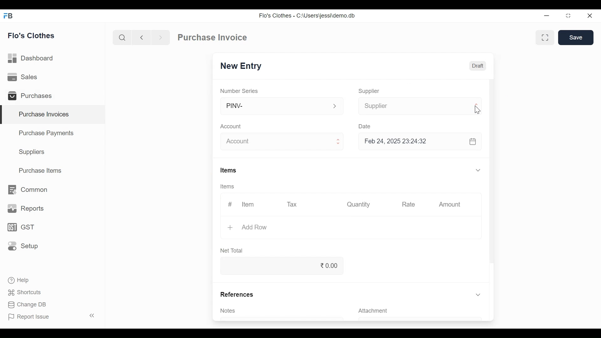  I want to click on Quantity, so click(360, 205).